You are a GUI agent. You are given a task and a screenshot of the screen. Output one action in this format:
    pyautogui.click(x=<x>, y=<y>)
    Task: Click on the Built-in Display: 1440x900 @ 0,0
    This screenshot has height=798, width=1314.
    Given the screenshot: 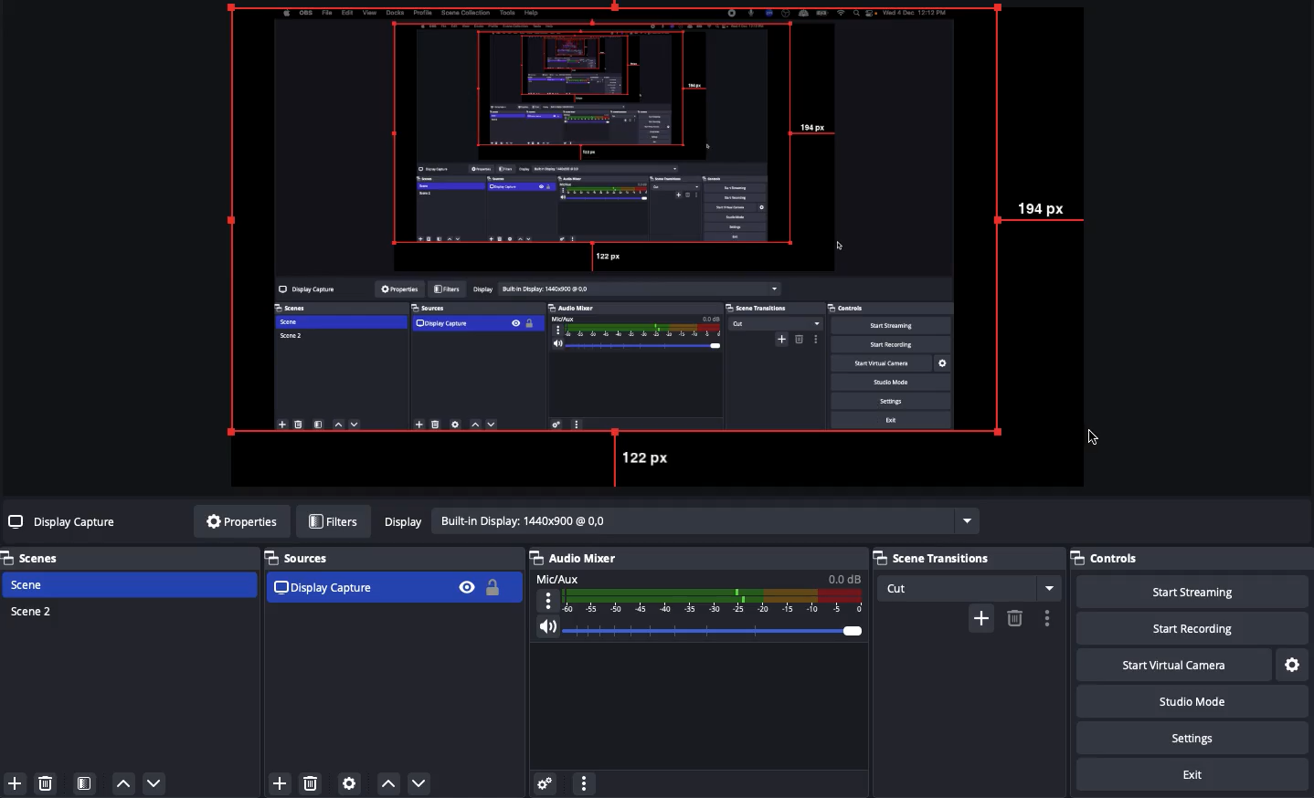 What is the action you would take?
    pyautogui.click(x=678, y=521)
    